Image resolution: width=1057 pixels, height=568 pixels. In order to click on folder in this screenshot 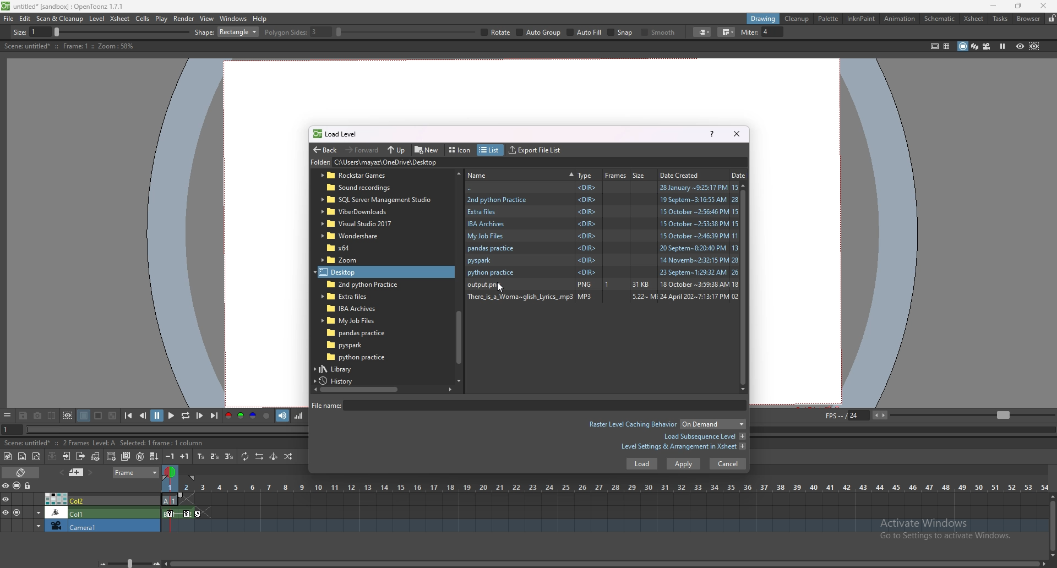, I will do `click(603, 260)`.